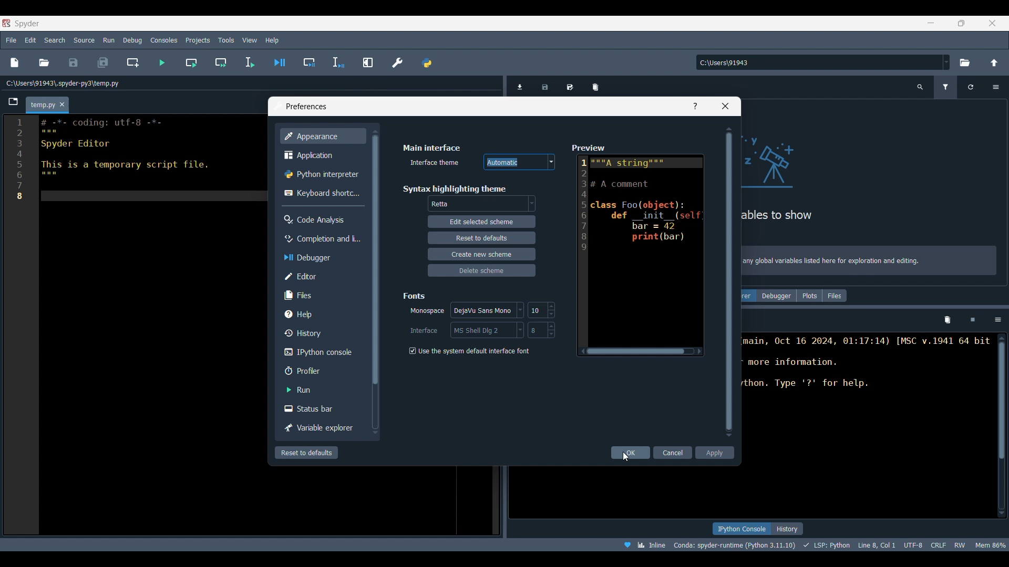 The width and height of the screenshot is (1009, 567). What do you see at coordinates (489, 311) in the screenshot?
I see `monospace font options` at bounding box center [489, 311].